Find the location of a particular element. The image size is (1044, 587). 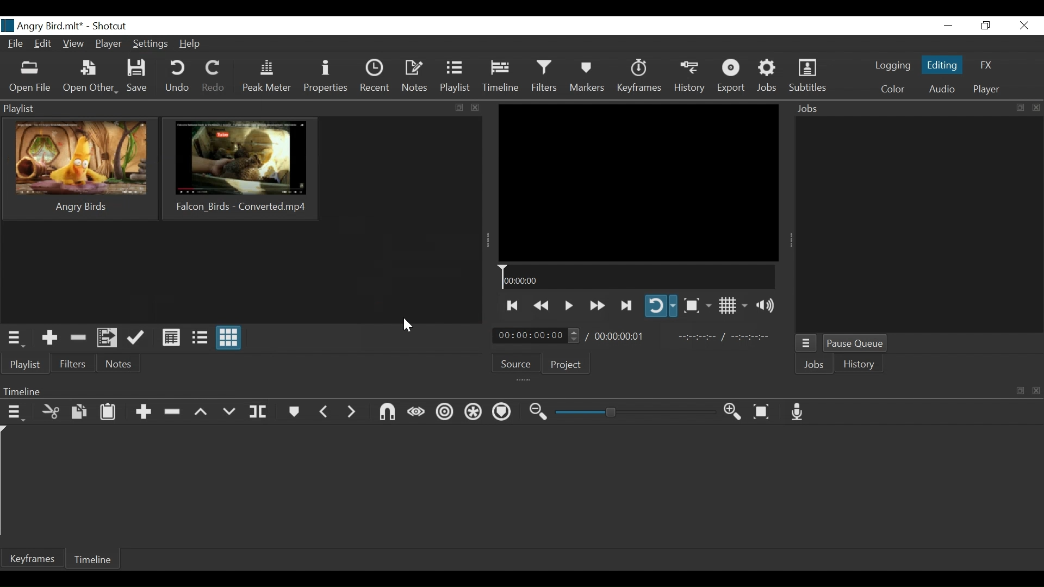

Color is located at coordinates (893, 89).